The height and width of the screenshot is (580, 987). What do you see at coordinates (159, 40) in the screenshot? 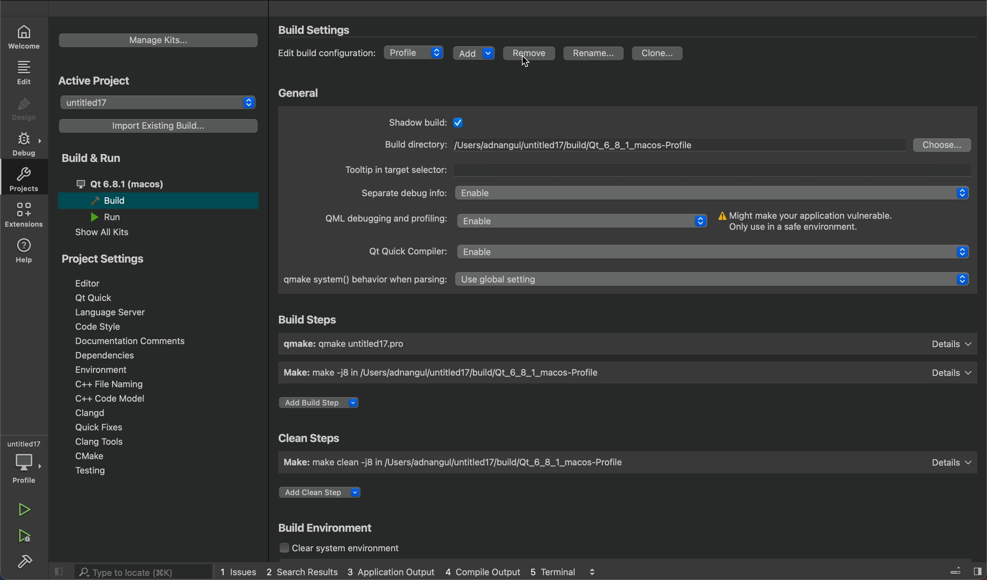
I see `manage kits` at bounding box center [159, 40].